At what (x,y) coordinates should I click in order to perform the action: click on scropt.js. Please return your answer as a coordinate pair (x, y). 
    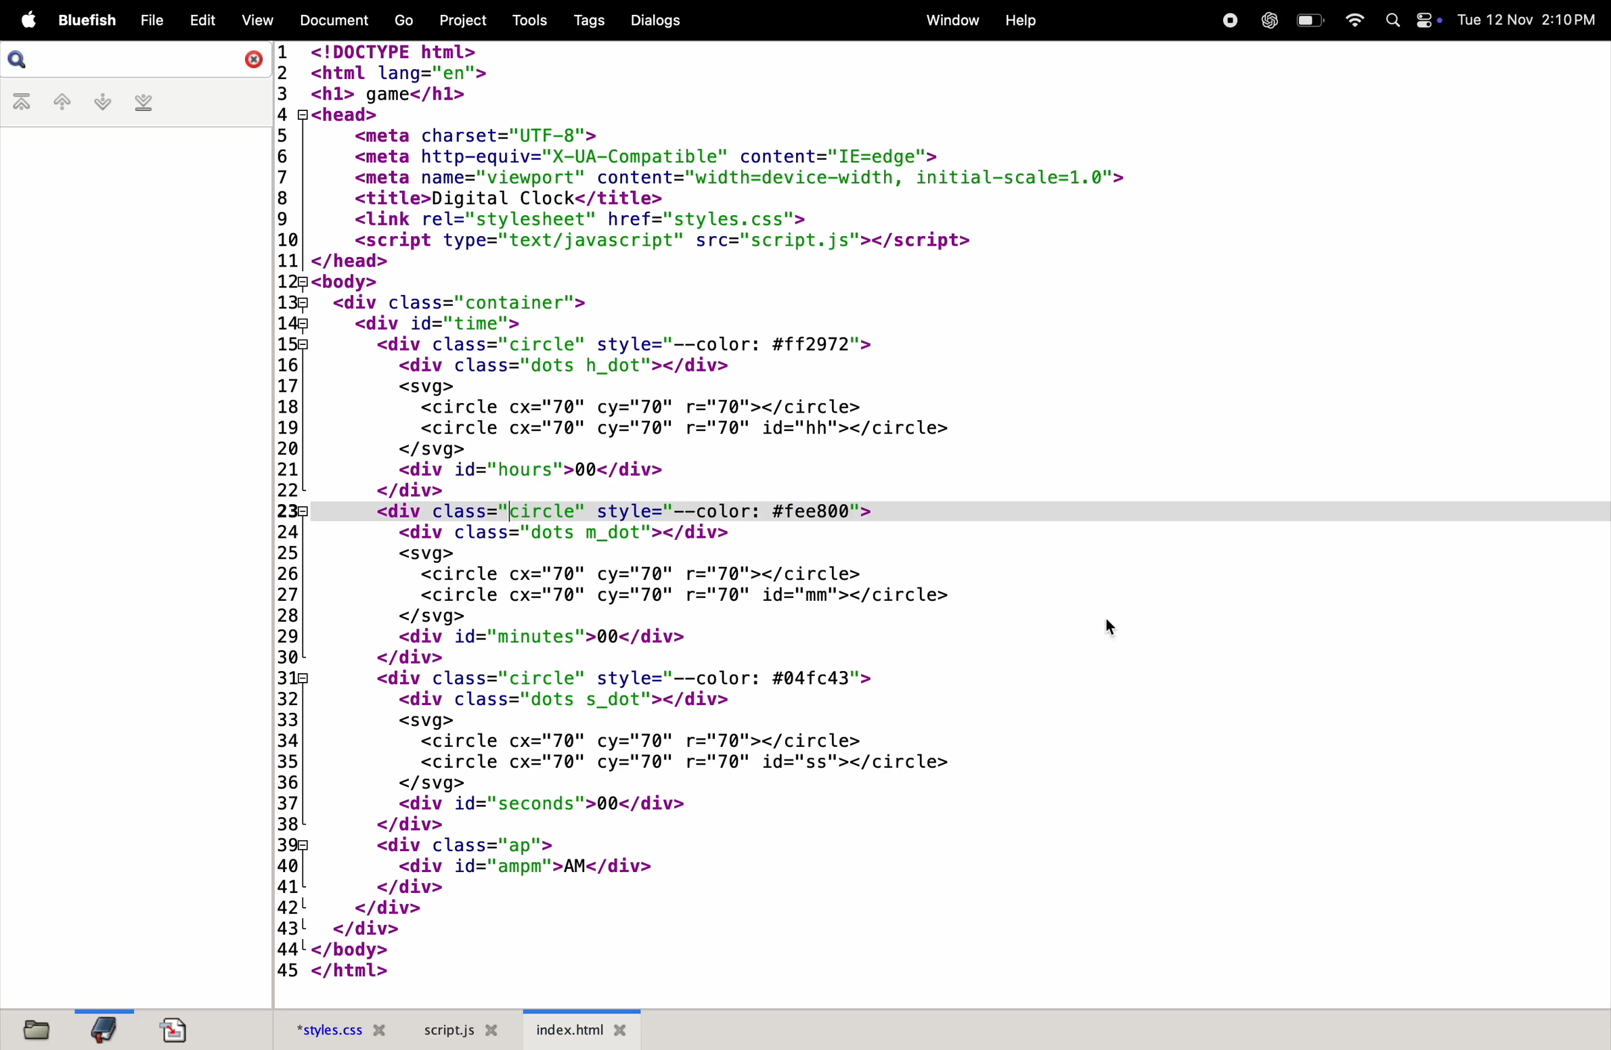
    Looking at the image, I should click on (458, 1030).